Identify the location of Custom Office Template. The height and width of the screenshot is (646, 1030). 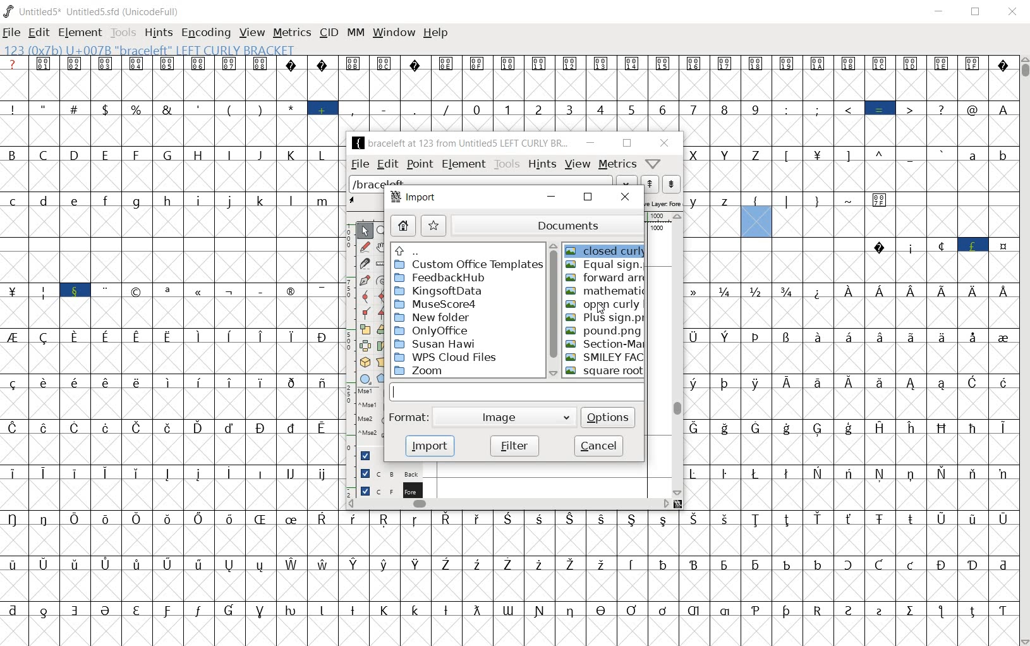
(468, 264).